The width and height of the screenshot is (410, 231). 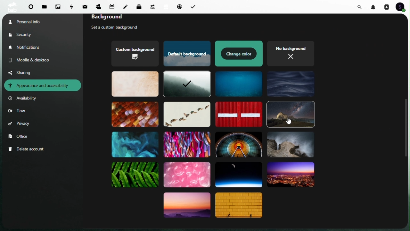 I want to click on Delete account, so click(x=28, y=149).